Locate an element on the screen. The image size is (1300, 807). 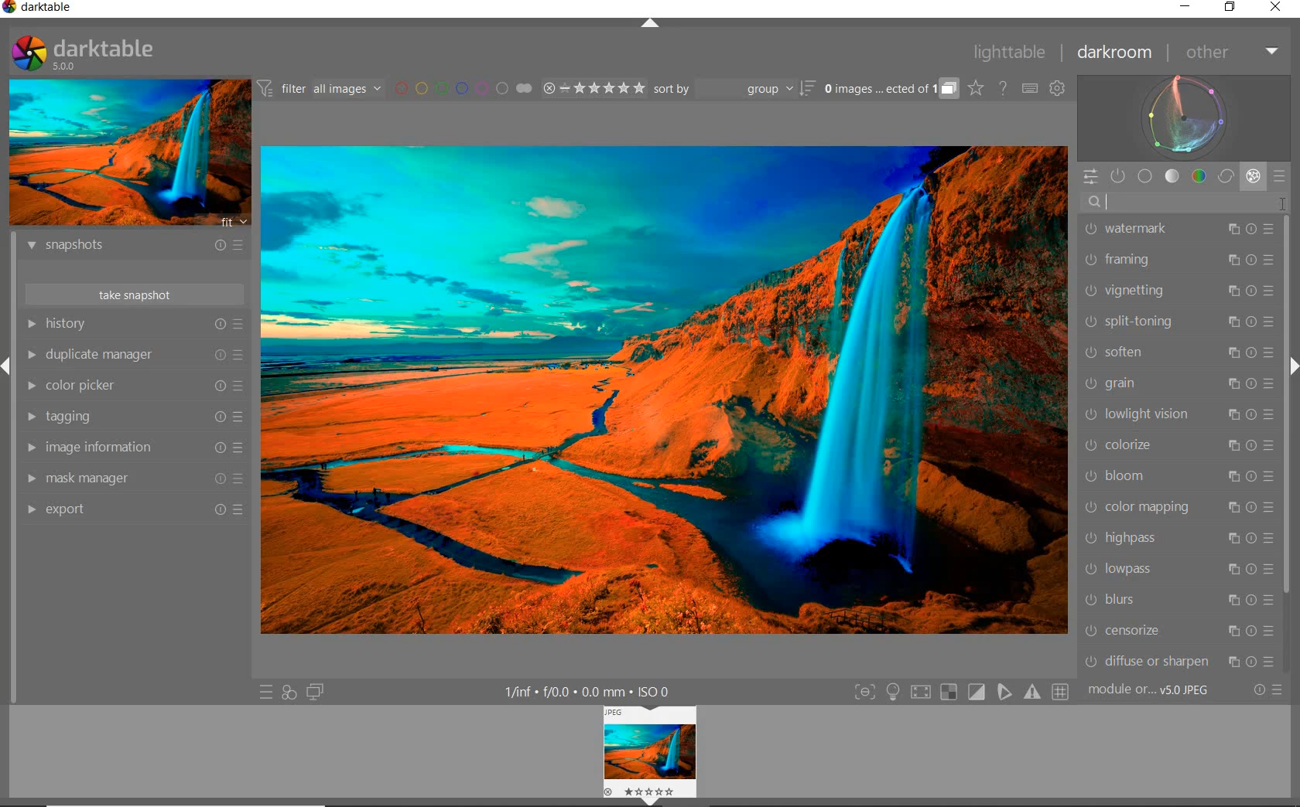
IMAGE PREVIEW is located at coordinates (128, 153).